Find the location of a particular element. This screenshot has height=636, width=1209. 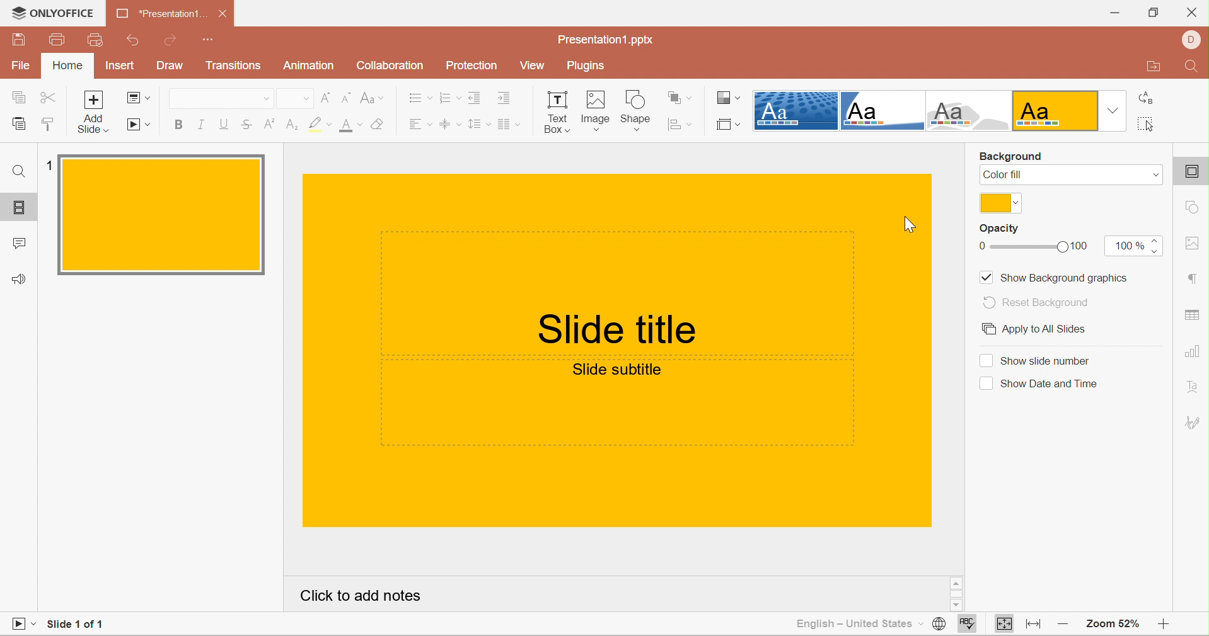

Close is located at coordinates (224, 14).